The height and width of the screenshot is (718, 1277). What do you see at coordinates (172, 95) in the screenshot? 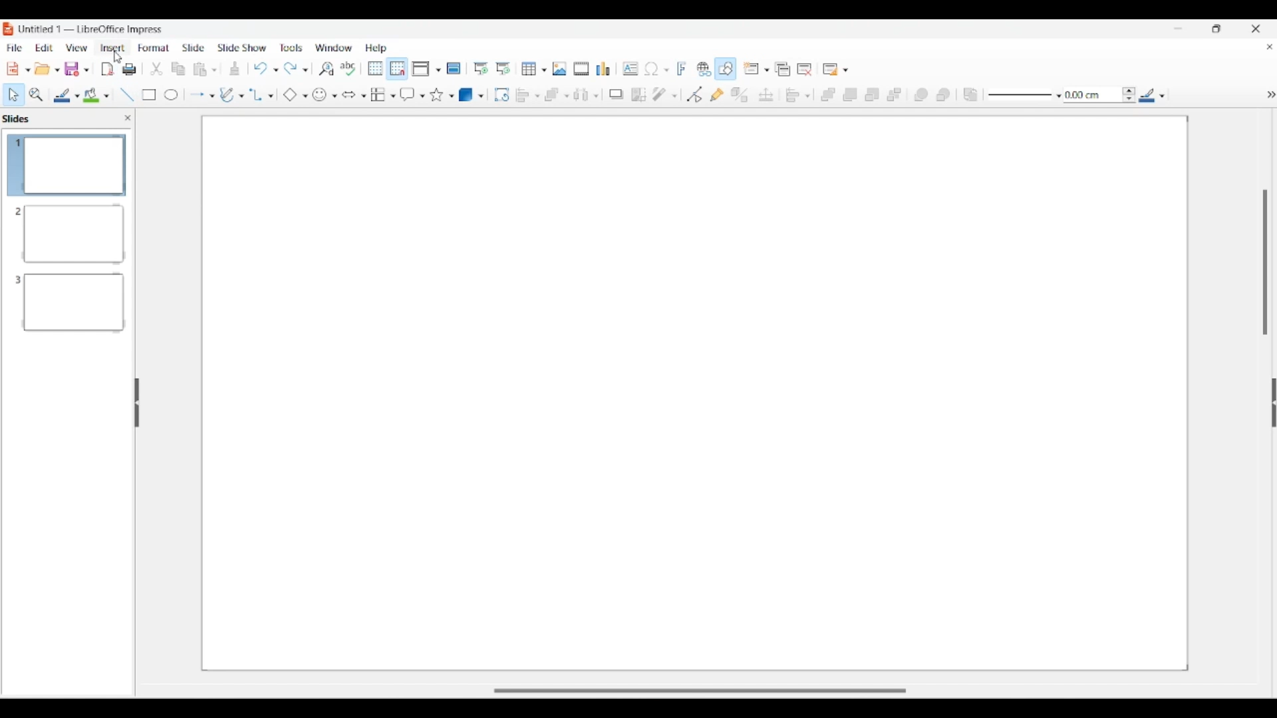
I see `Insert ellipse` at bounding box center [172, 95].